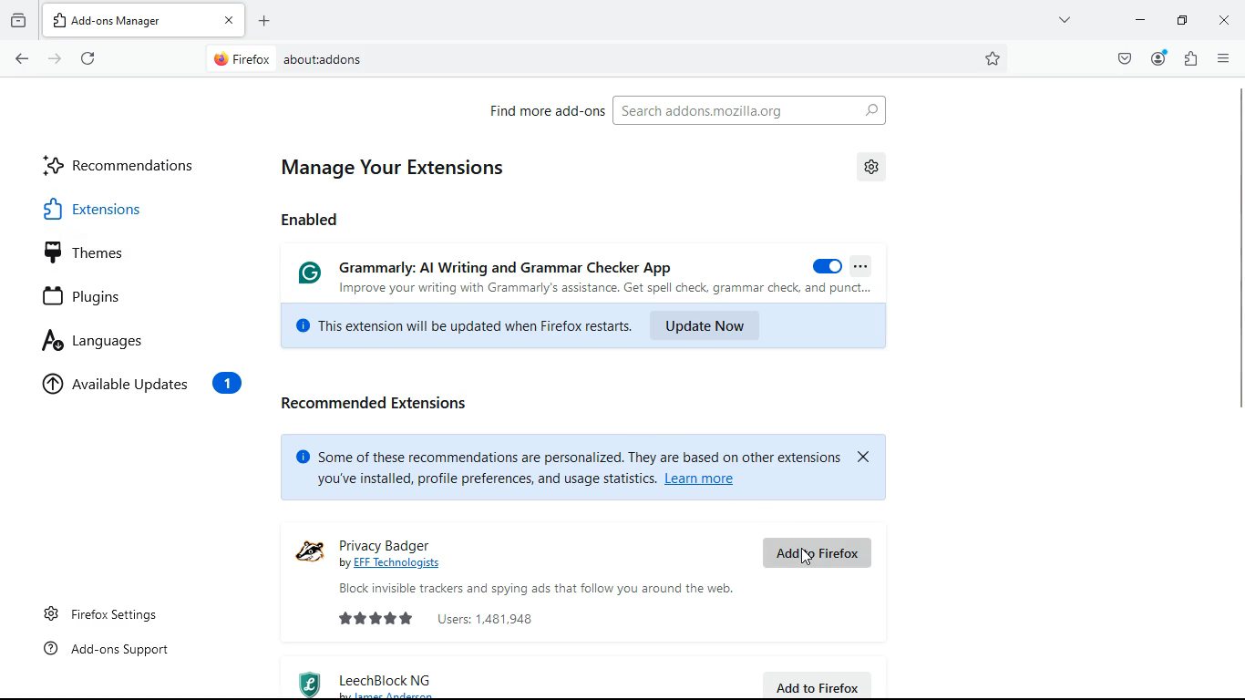 The image size is (1245, 700). I want to click on Grammarly: Al Writing and Grammar Checker App, so click(509, 265).